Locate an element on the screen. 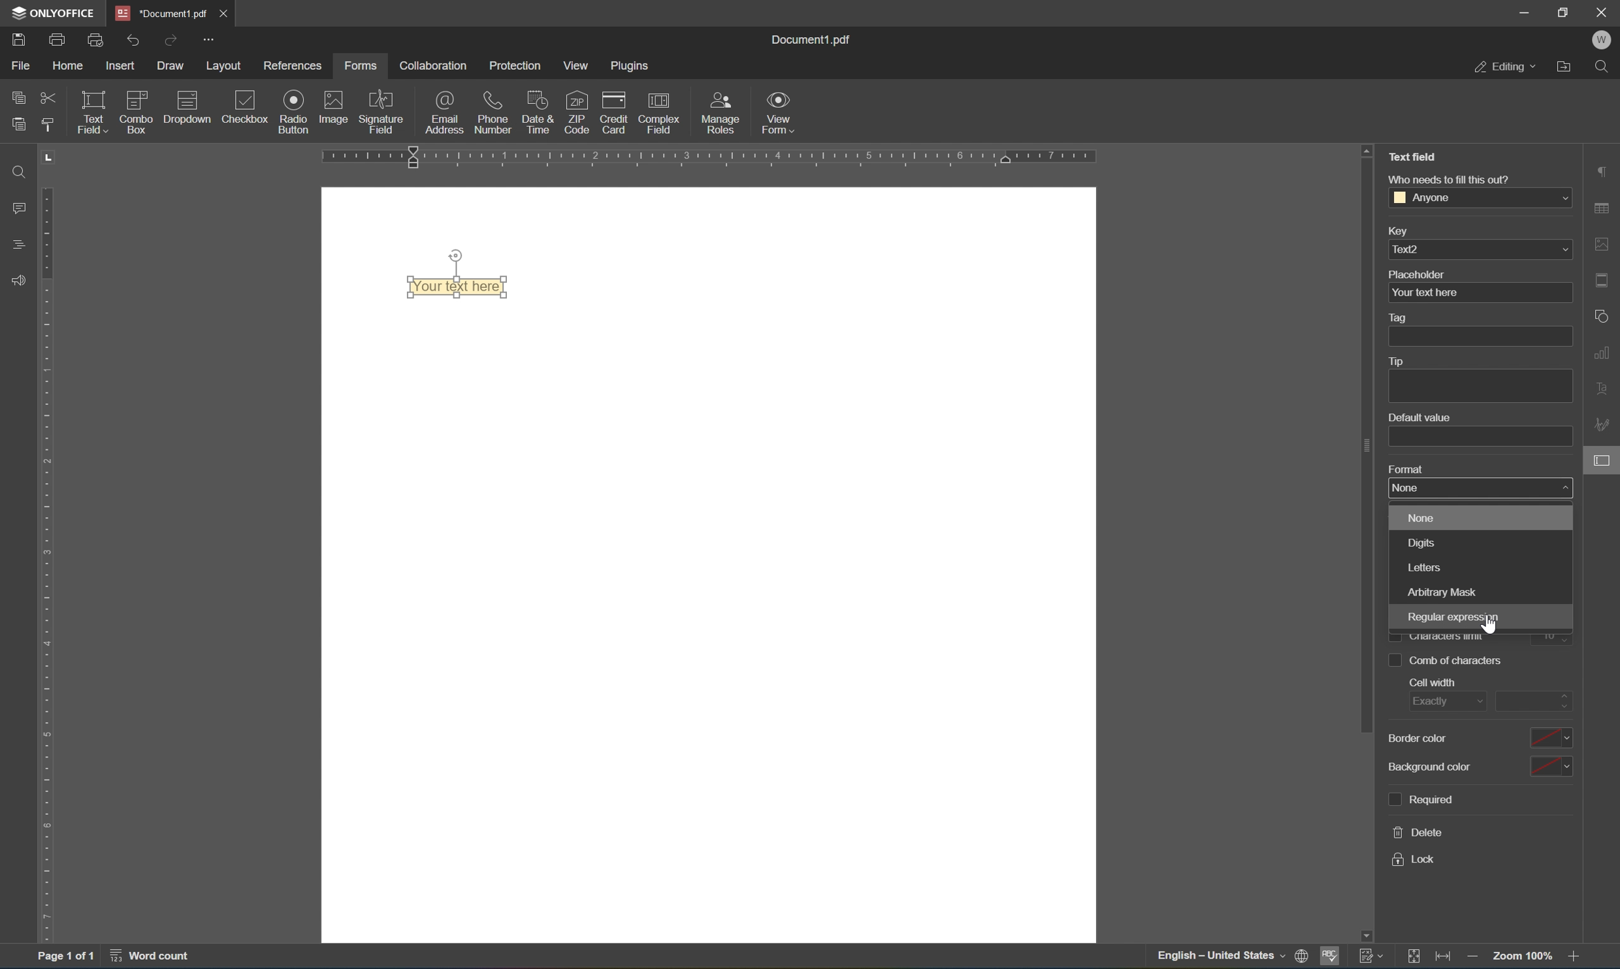 This screenshot has height=969, width=1620. text field is located at coordinates (451, 288).